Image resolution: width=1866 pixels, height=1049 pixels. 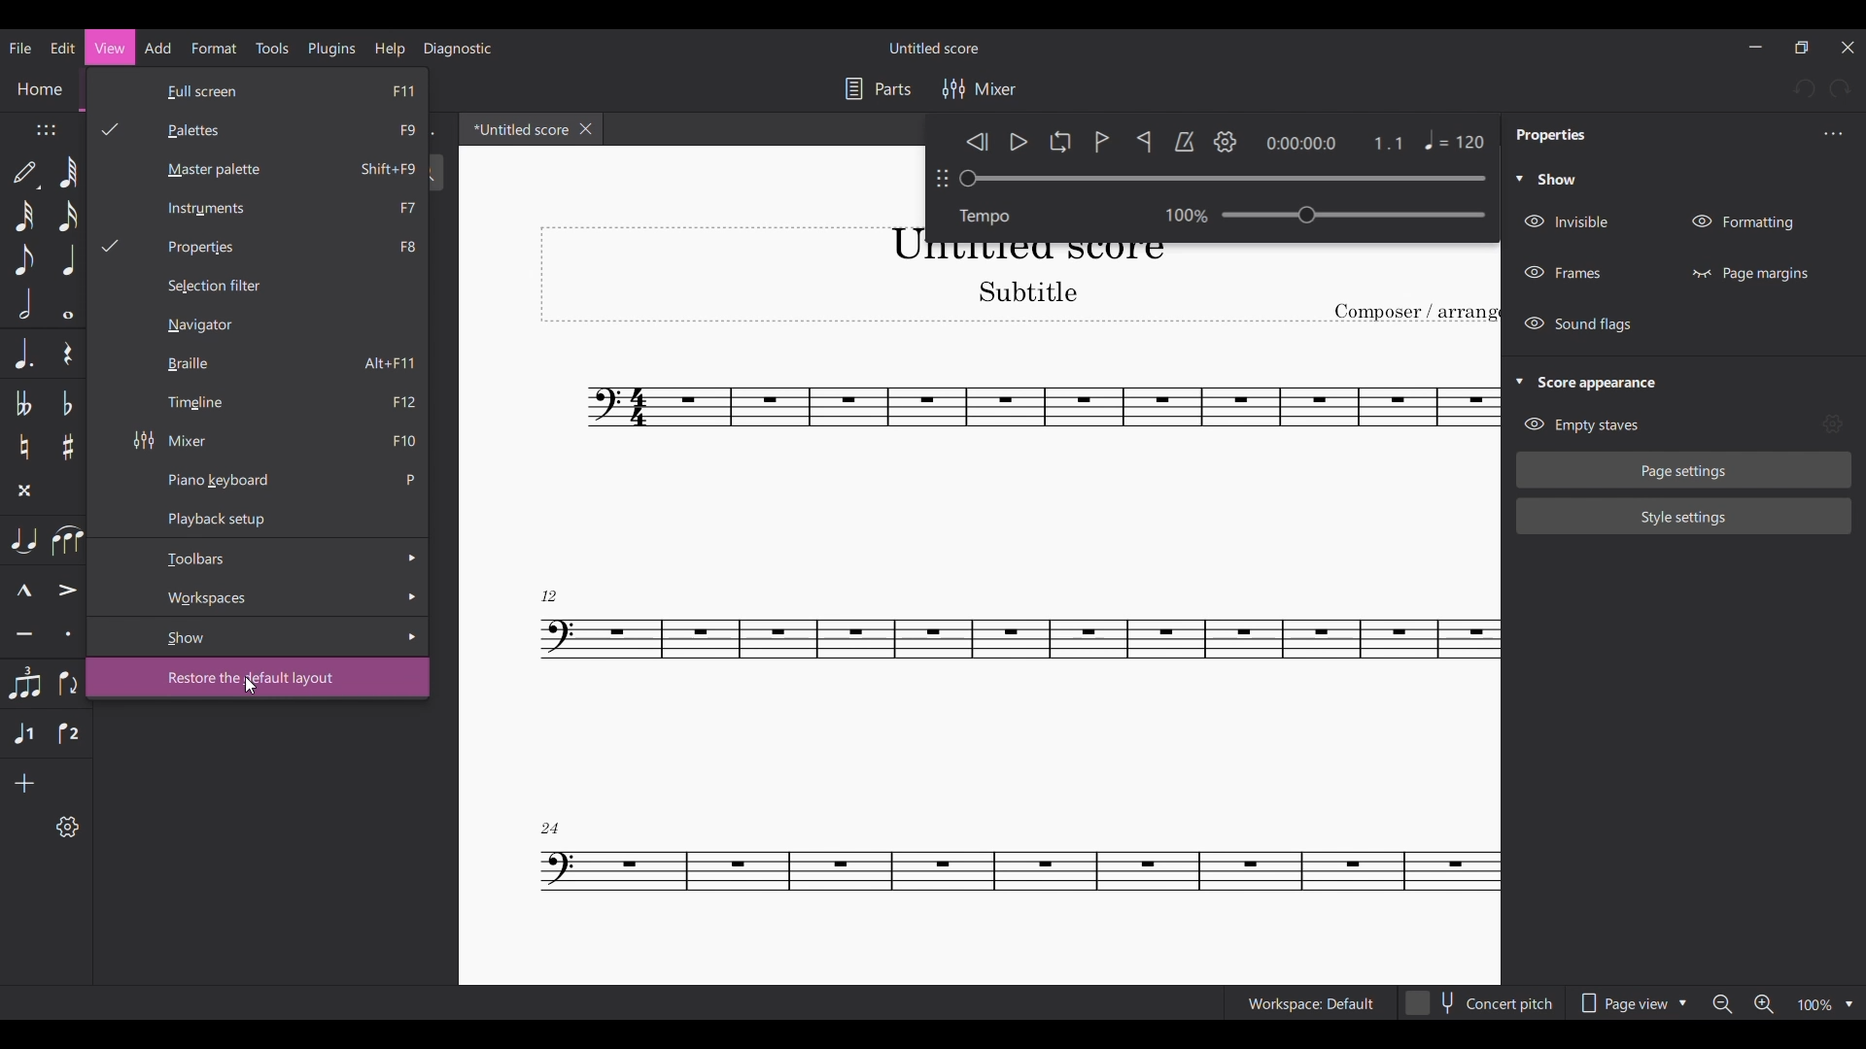 I want to click on Customize notes toolbar, so click(x=67, y=826).